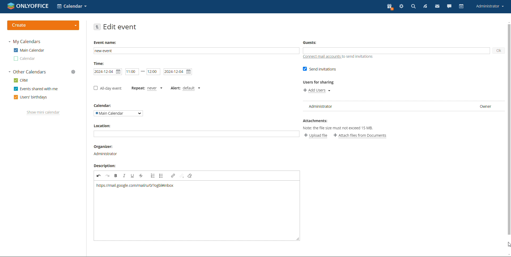 The height and width of the screenshot is (257, 511). What do you see at coordinates (154, 72) in the screenshot?
I see `end time` at bounding box center [154, 72].